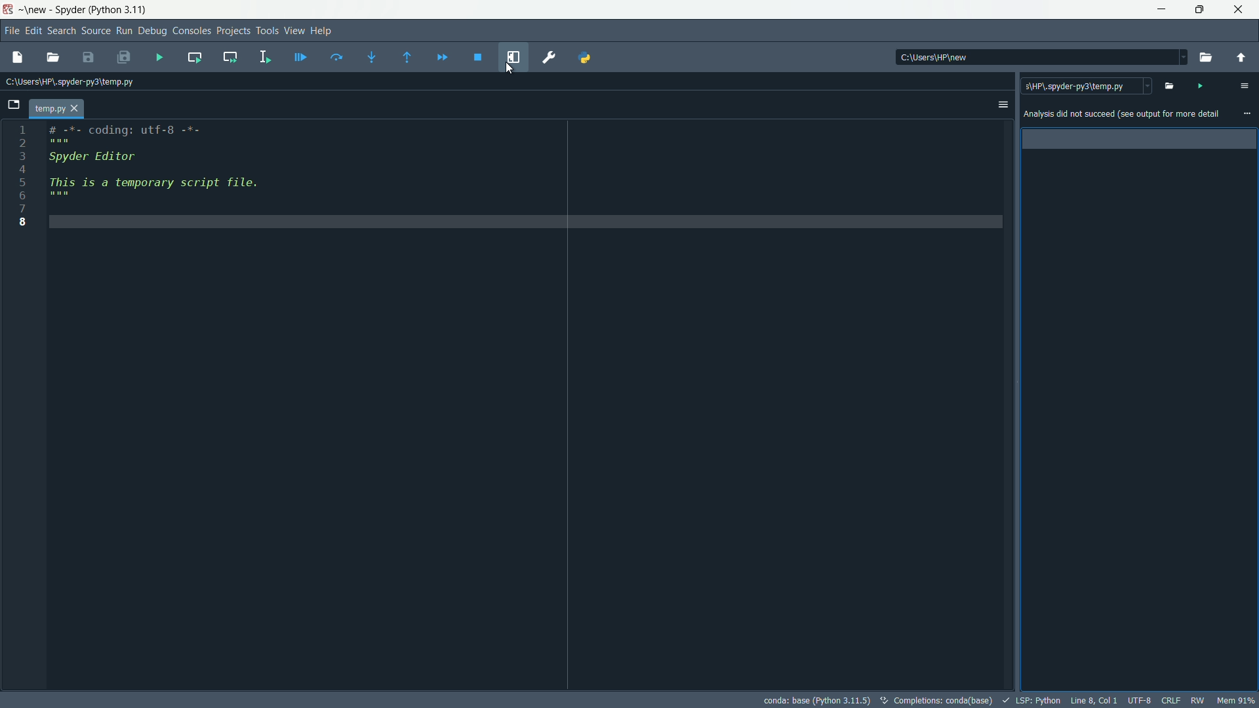  Describe the element at coordinates (1236, 699) in the screenshot. I see `mem 91%` at that location.